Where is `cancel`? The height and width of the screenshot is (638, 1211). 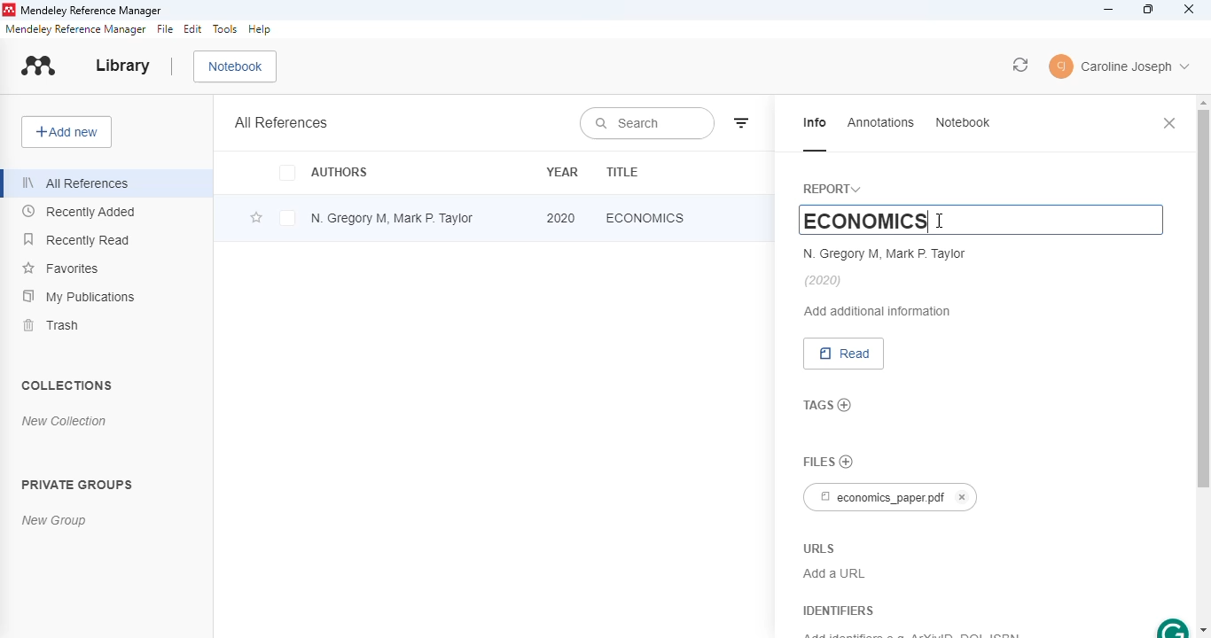 cancel is located at coordinates (964, 497).